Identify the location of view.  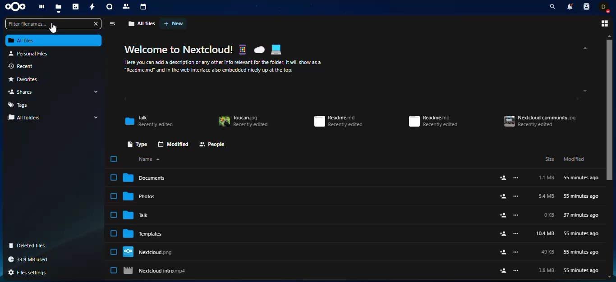
(603, 23).